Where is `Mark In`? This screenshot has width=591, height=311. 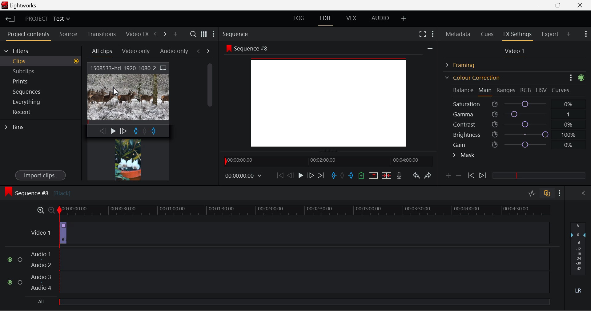 Mark In is located at coordinates (334, 176).